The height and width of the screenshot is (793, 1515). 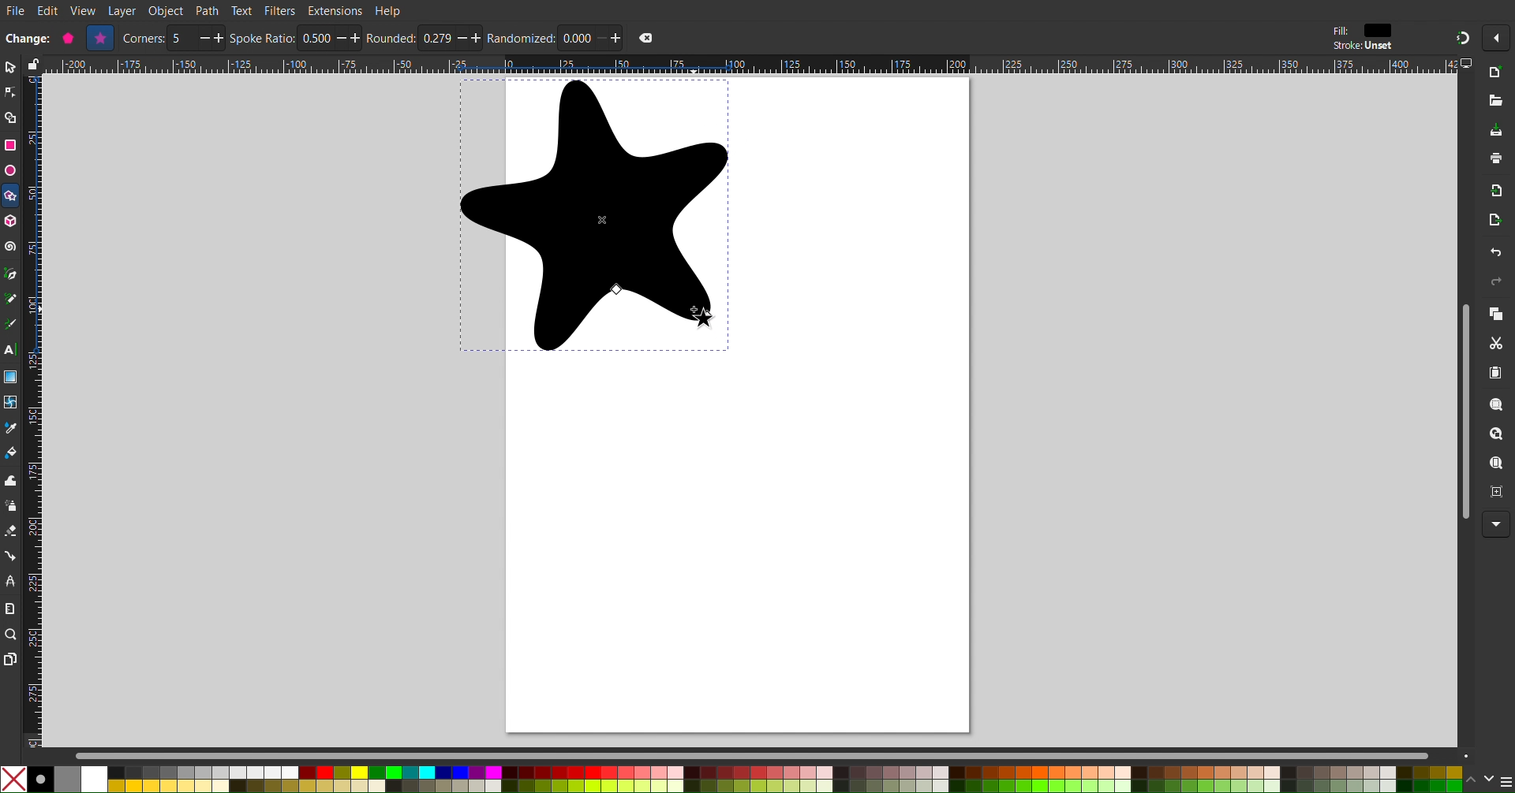 What do you see at coordinates (350, 38) in the screenshot?
I see `increase/decrease` at bounding box center [350, 38].